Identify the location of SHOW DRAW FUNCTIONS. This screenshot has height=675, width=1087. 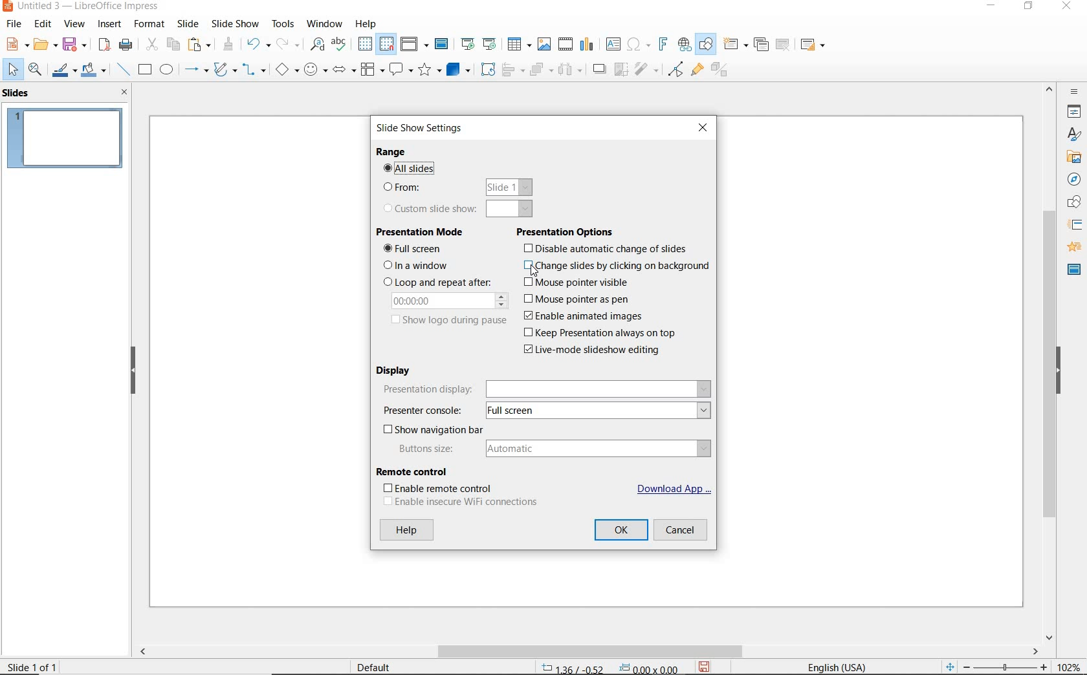
(707, 43).